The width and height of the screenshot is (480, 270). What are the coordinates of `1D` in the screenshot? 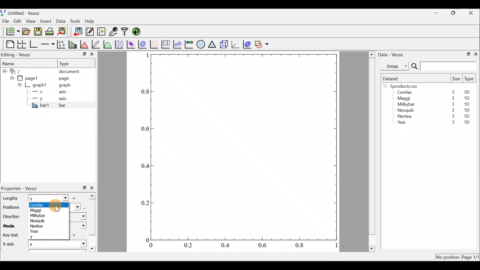 It's located at (466, 98).